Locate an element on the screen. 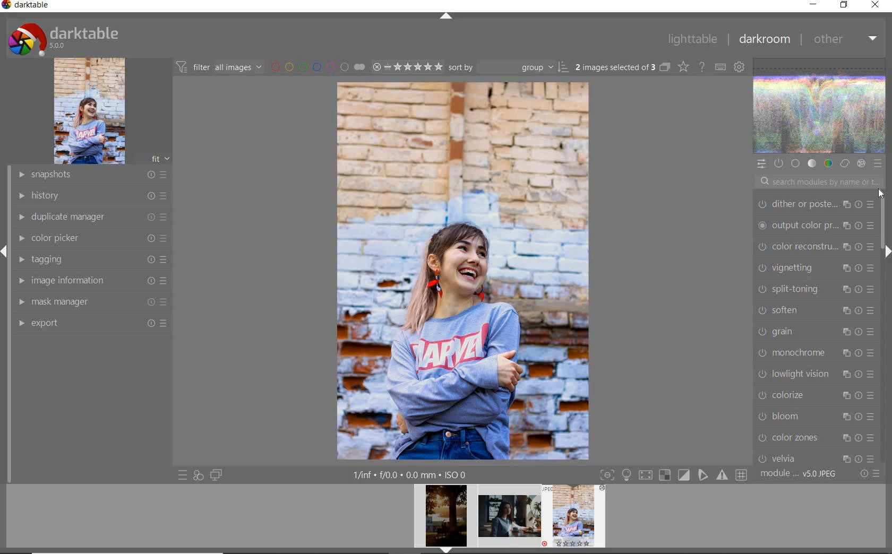 This screenshot has width=892, height=554. image is located at coordinates (89, 111).